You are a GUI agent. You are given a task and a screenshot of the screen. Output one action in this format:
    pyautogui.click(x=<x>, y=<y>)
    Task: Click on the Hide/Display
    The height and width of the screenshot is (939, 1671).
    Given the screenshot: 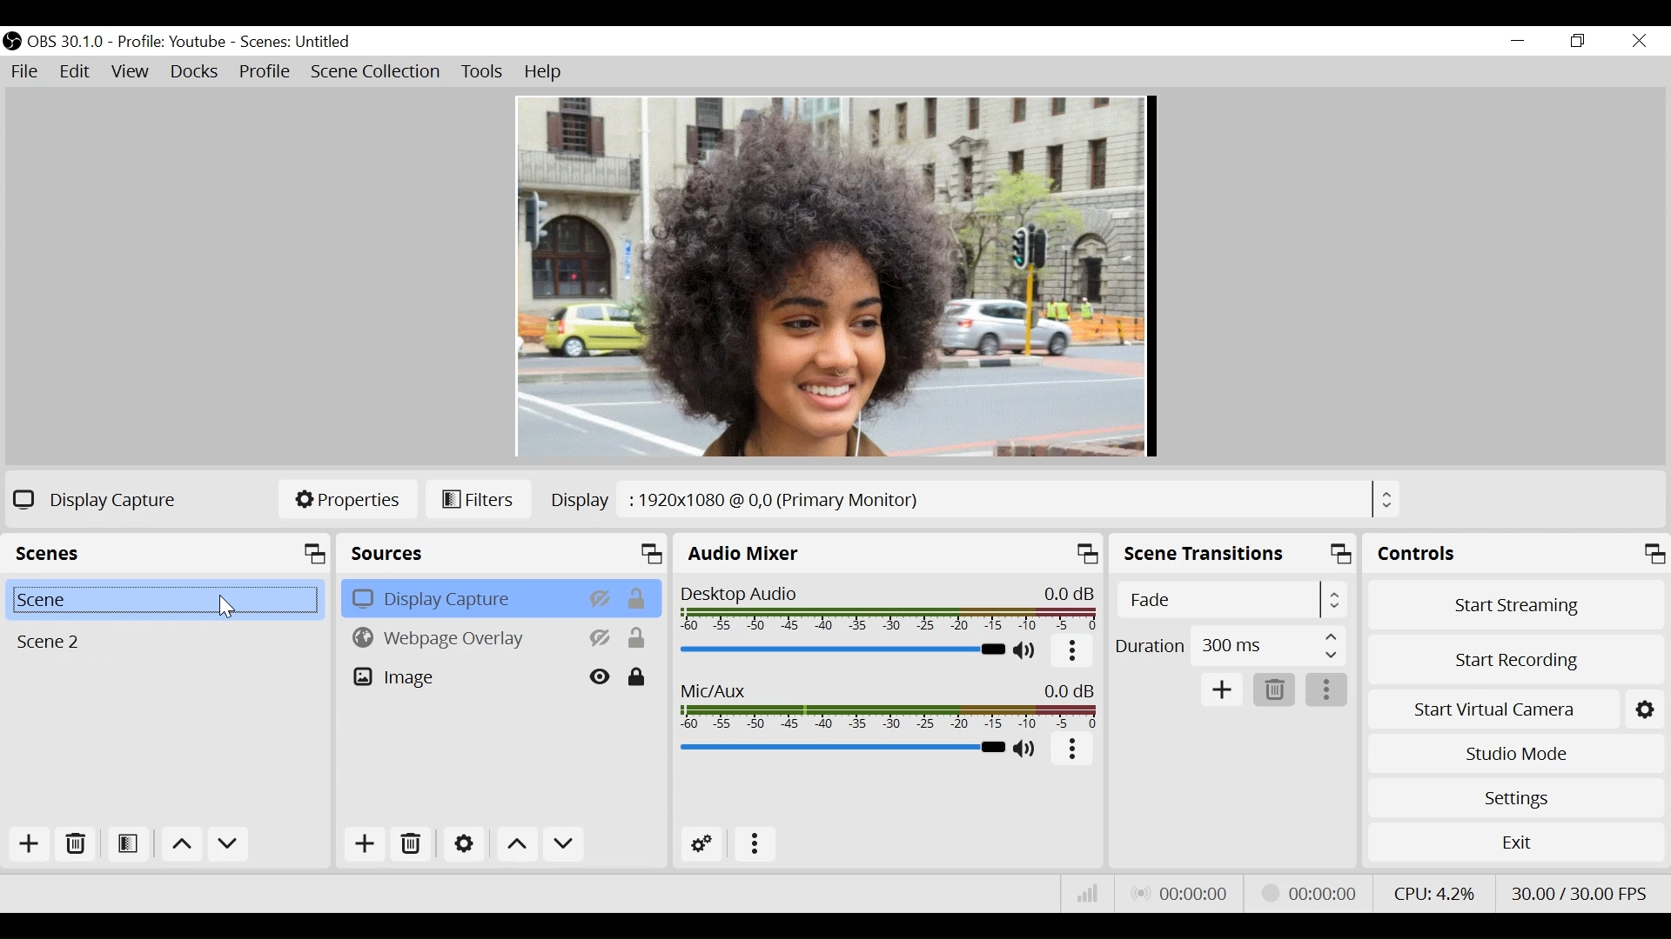 What is the action you would take?
    pyautogui.click(x=601, y=676)
    